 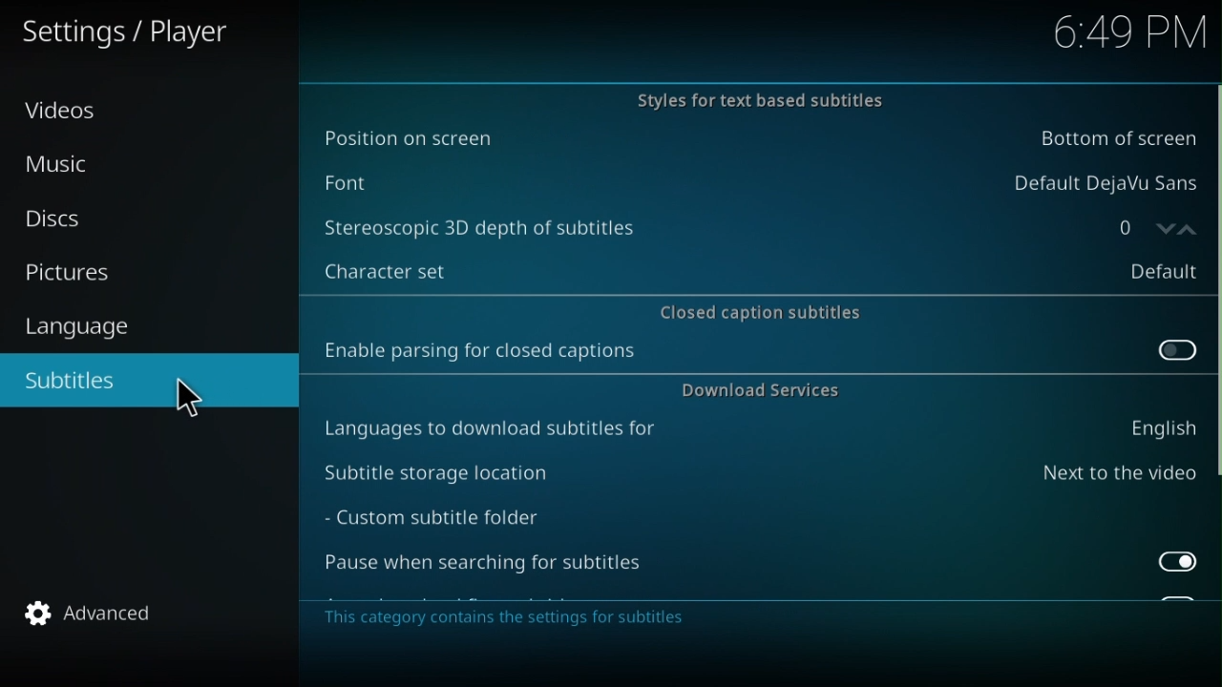 What do you see at coordinates (757, 355) in the screenshot?
I see `Enable parsing for closed captions` at bounding box center [757, 355].